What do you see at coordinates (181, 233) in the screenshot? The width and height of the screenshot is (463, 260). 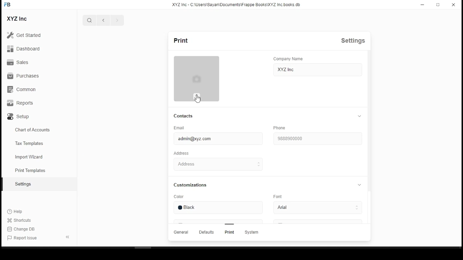 I see `General` at bounding box center [181, 233].